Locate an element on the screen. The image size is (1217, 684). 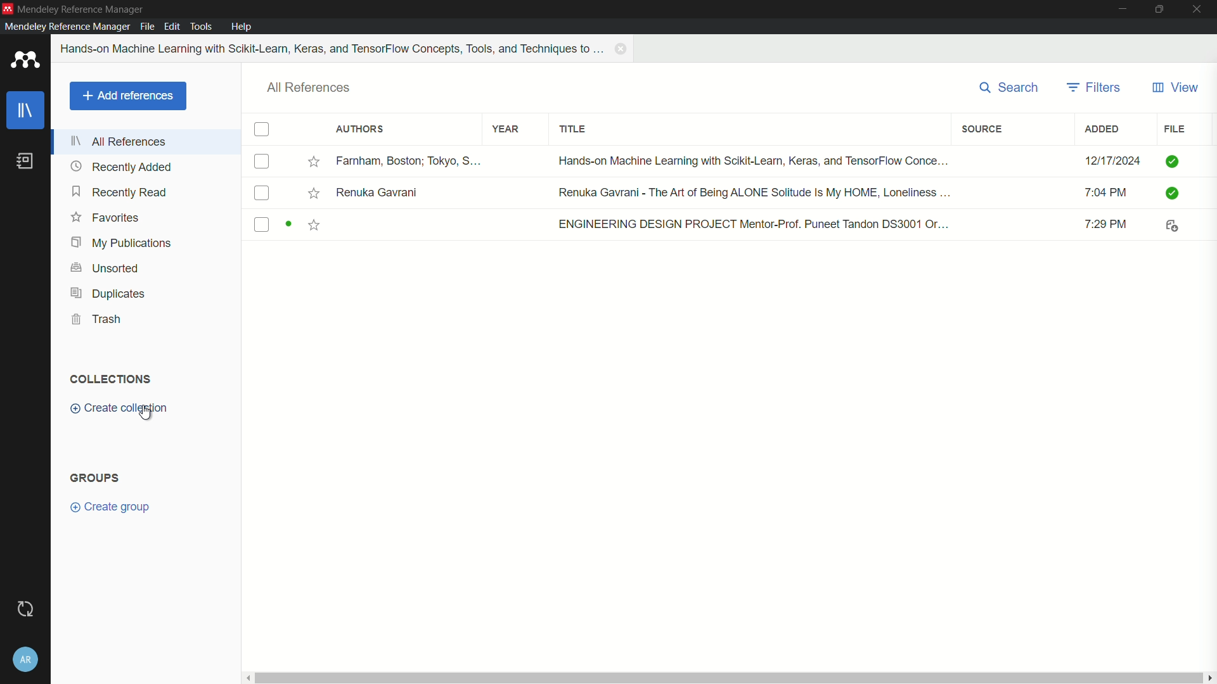
add references is located at coordinates (127, 96).